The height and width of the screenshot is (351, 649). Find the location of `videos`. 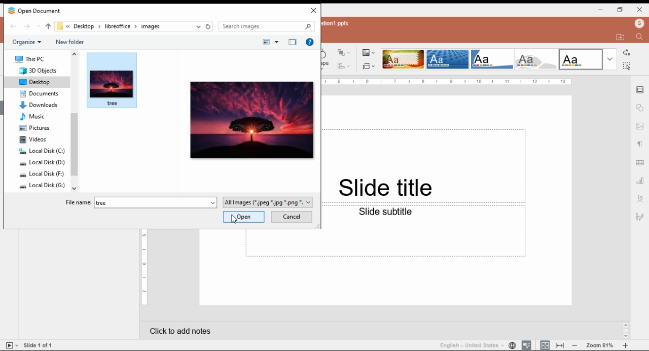

videos is located at coordinates (38, 139).